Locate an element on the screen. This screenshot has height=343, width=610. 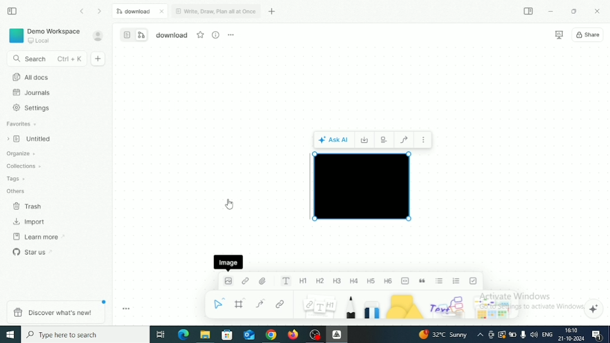
Language is located at coordinates (547, 334).